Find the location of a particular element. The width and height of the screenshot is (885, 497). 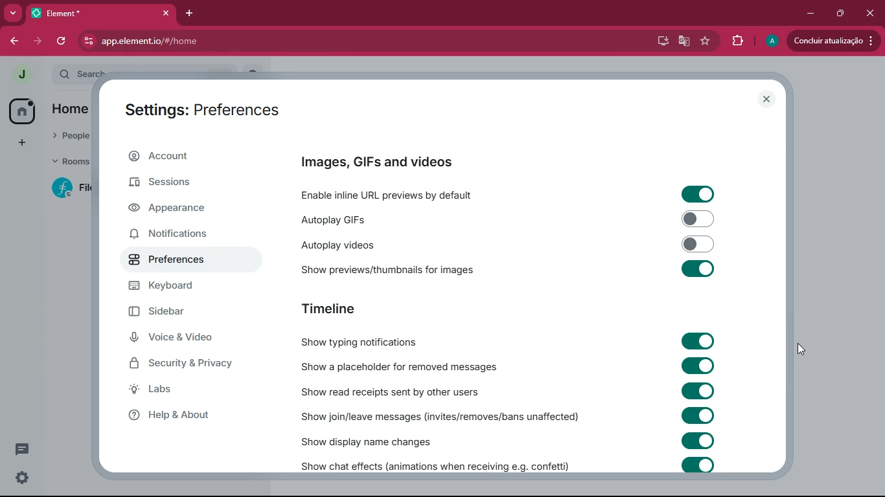

autoplay videos is located at coordinates (385, 245).